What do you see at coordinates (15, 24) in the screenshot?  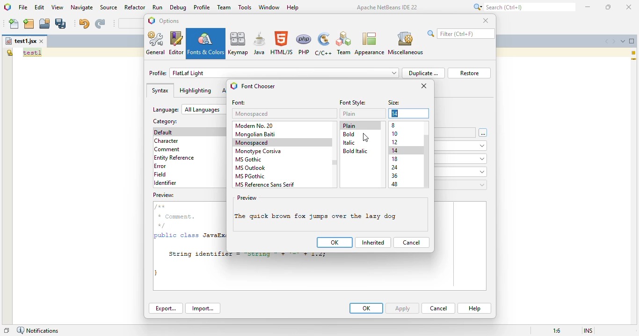 I see `new file` at bounding box center [15, 24].